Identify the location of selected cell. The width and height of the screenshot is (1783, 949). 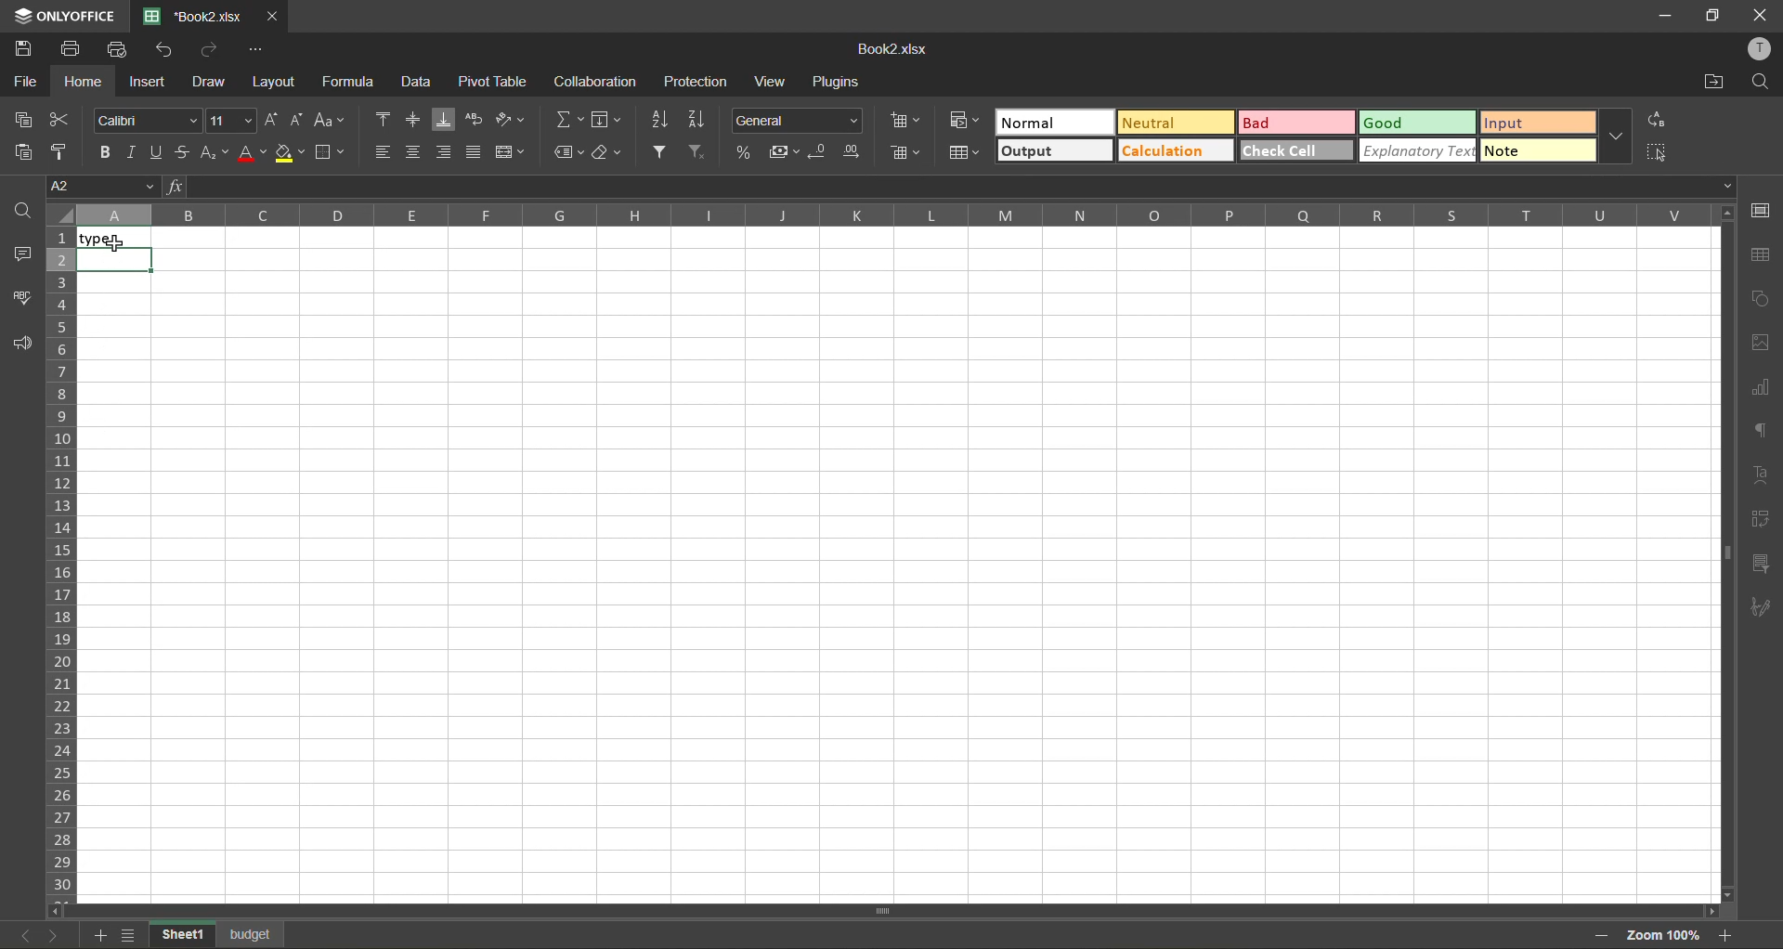
(114, 261).